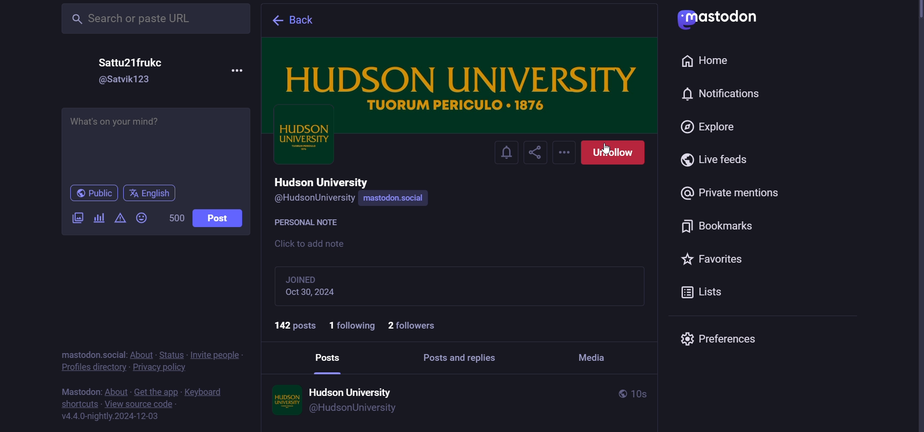 The image size is (924, 432). I want to click on emoji, so click(141, 219).